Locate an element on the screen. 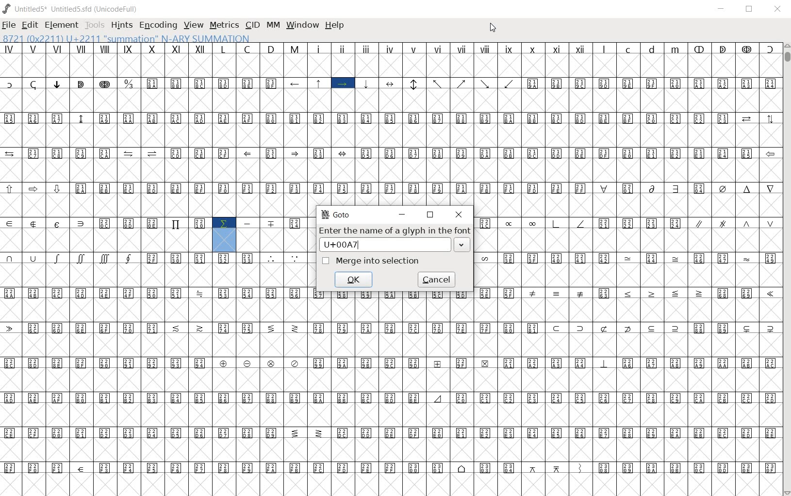 The height and width of the screenshot is (496, 791). empty cells is located at coordinates (159, 276).